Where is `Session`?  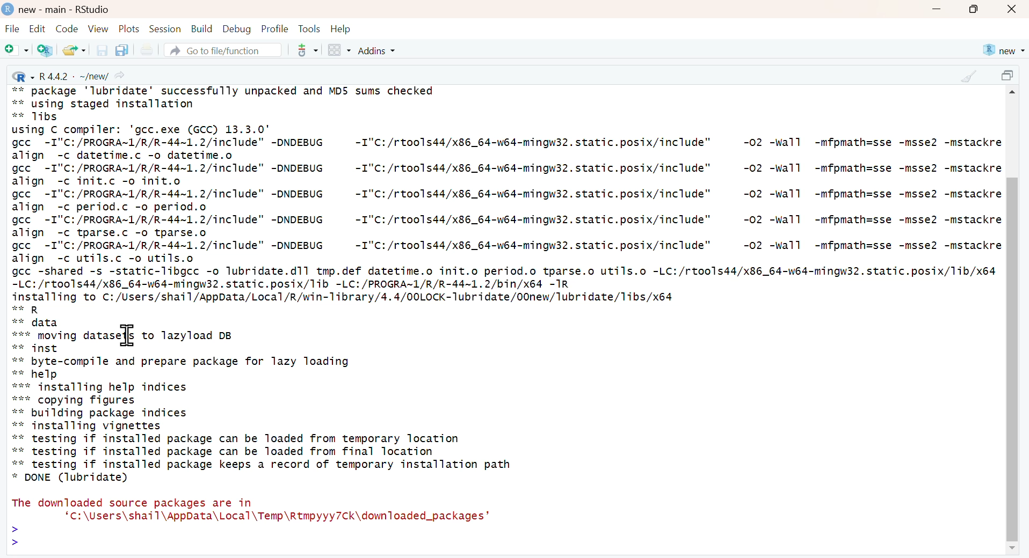
Session is located at coordinates (165, 28).